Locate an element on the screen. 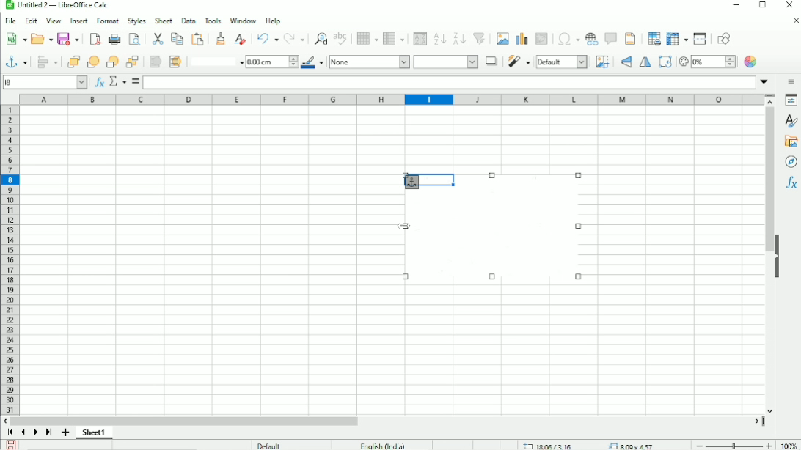 The image size is (801, 450). Image mode is located at coordinates (562, 62).